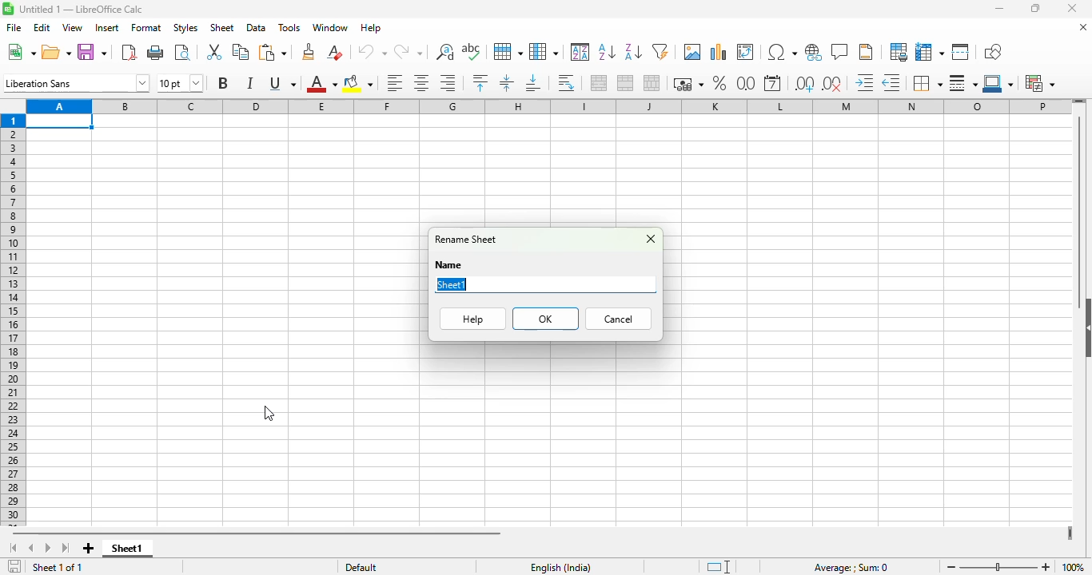 This screenshot has height=575, width=1092. What do you see at coordinates (998, 9) in the screenshot?
I see `minimize` at bounding box center [998, 9].